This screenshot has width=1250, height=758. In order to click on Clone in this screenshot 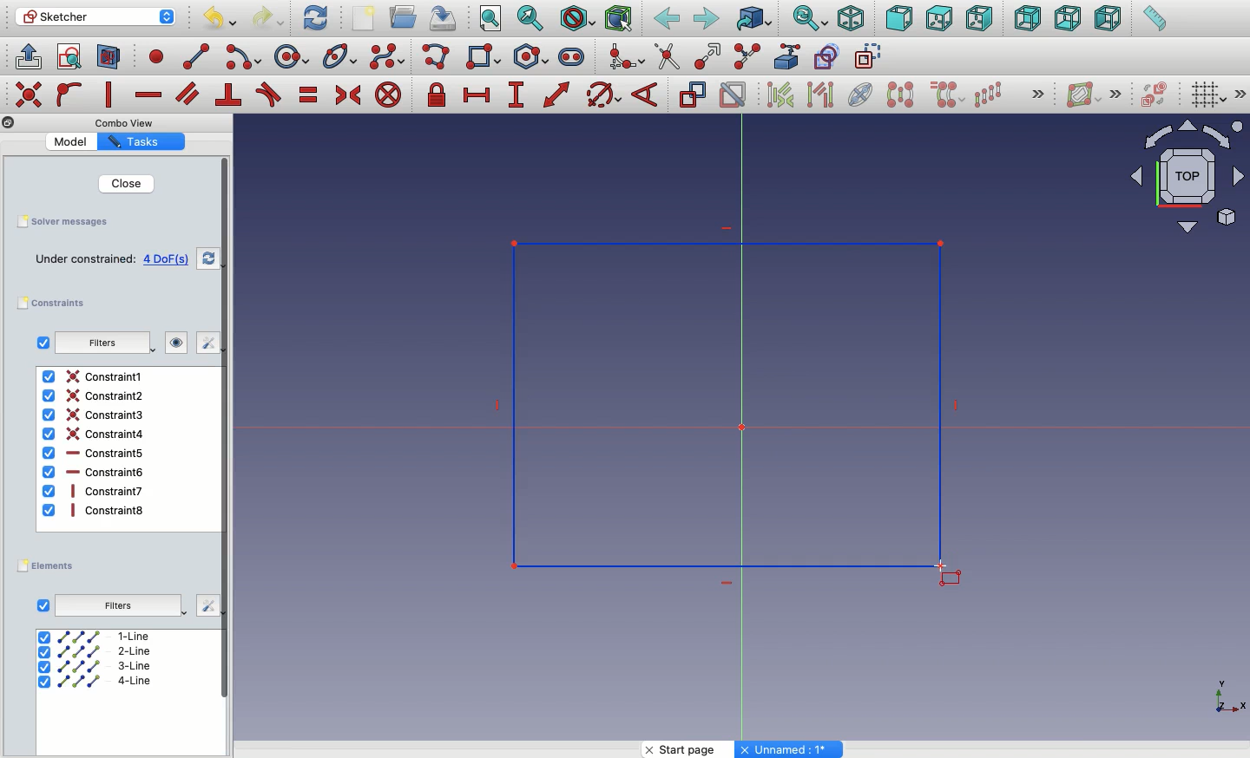, I will do `click(945, 95)`.